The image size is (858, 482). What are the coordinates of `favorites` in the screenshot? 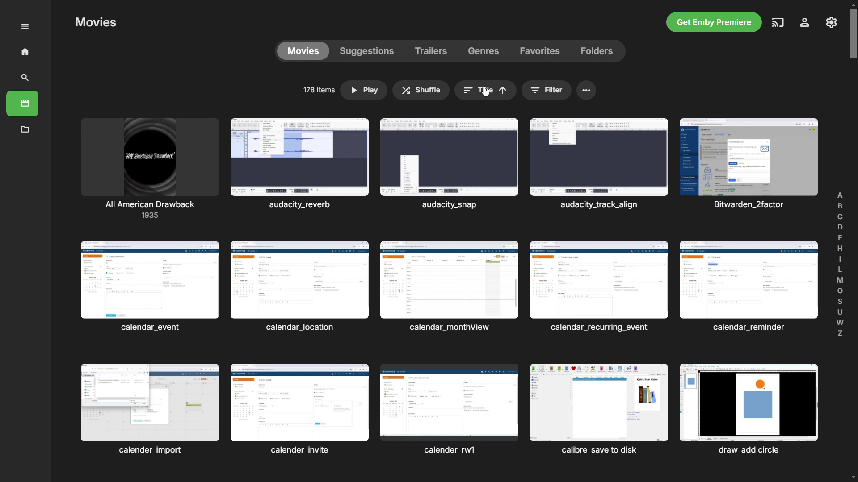 It's located at (540, 51).